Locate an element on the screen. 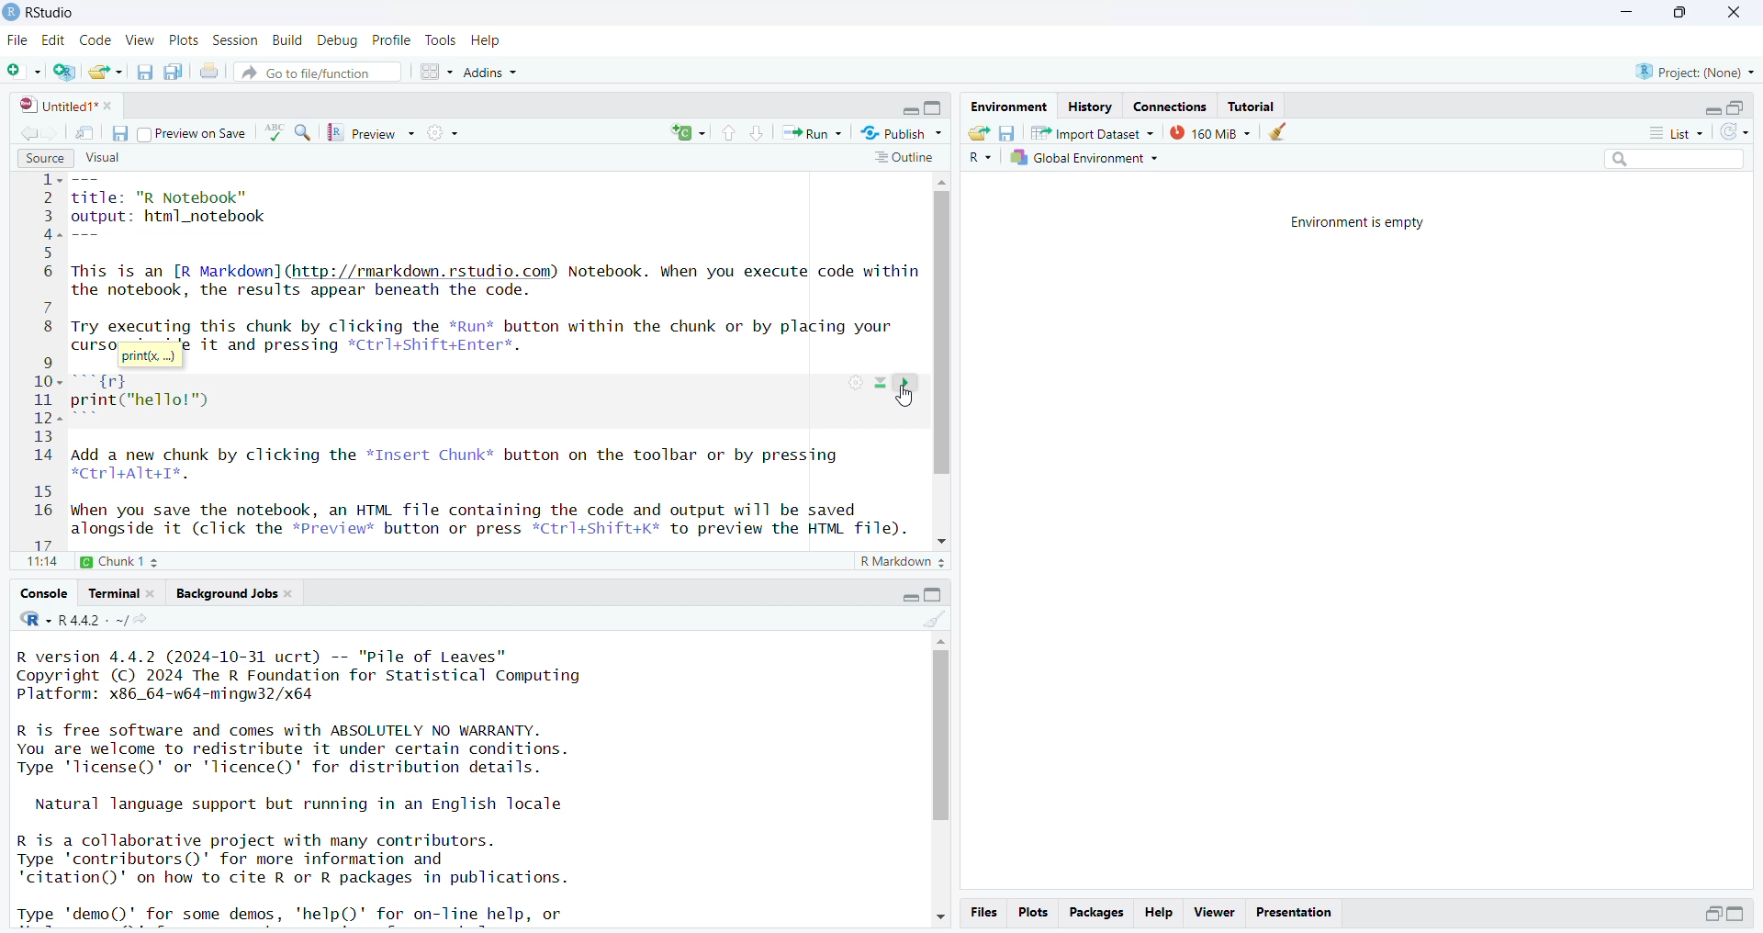 This screenshot has height=933, width=1763. go to previous section is located at coordinates (728, 133).